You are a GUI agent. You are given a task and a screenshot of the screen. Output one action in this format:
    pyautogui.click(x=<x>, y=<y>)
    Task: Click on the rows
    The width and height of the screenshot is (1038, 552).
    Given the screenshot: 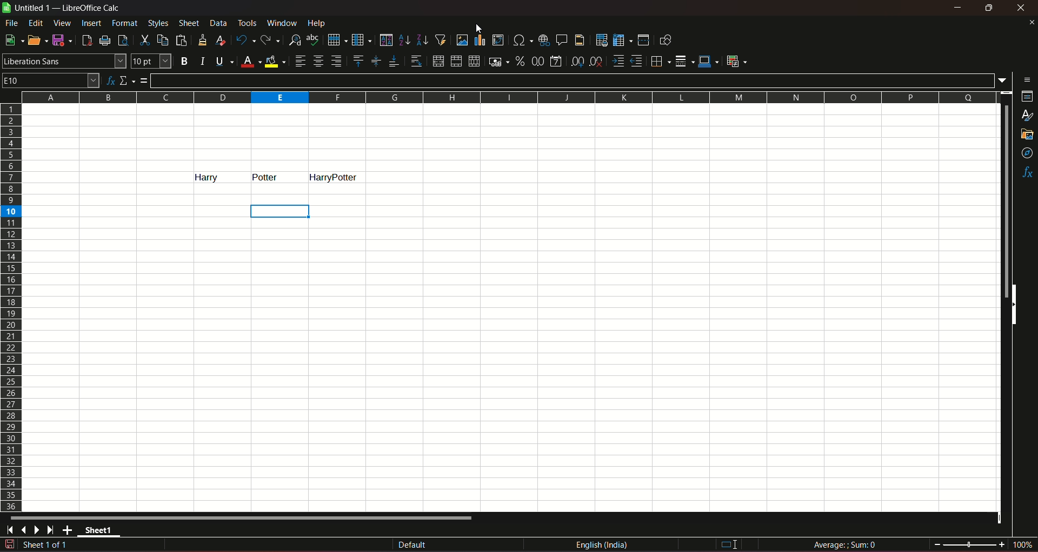 What is the action you would take?
    pyautogui.click(x=11, y=307)
    